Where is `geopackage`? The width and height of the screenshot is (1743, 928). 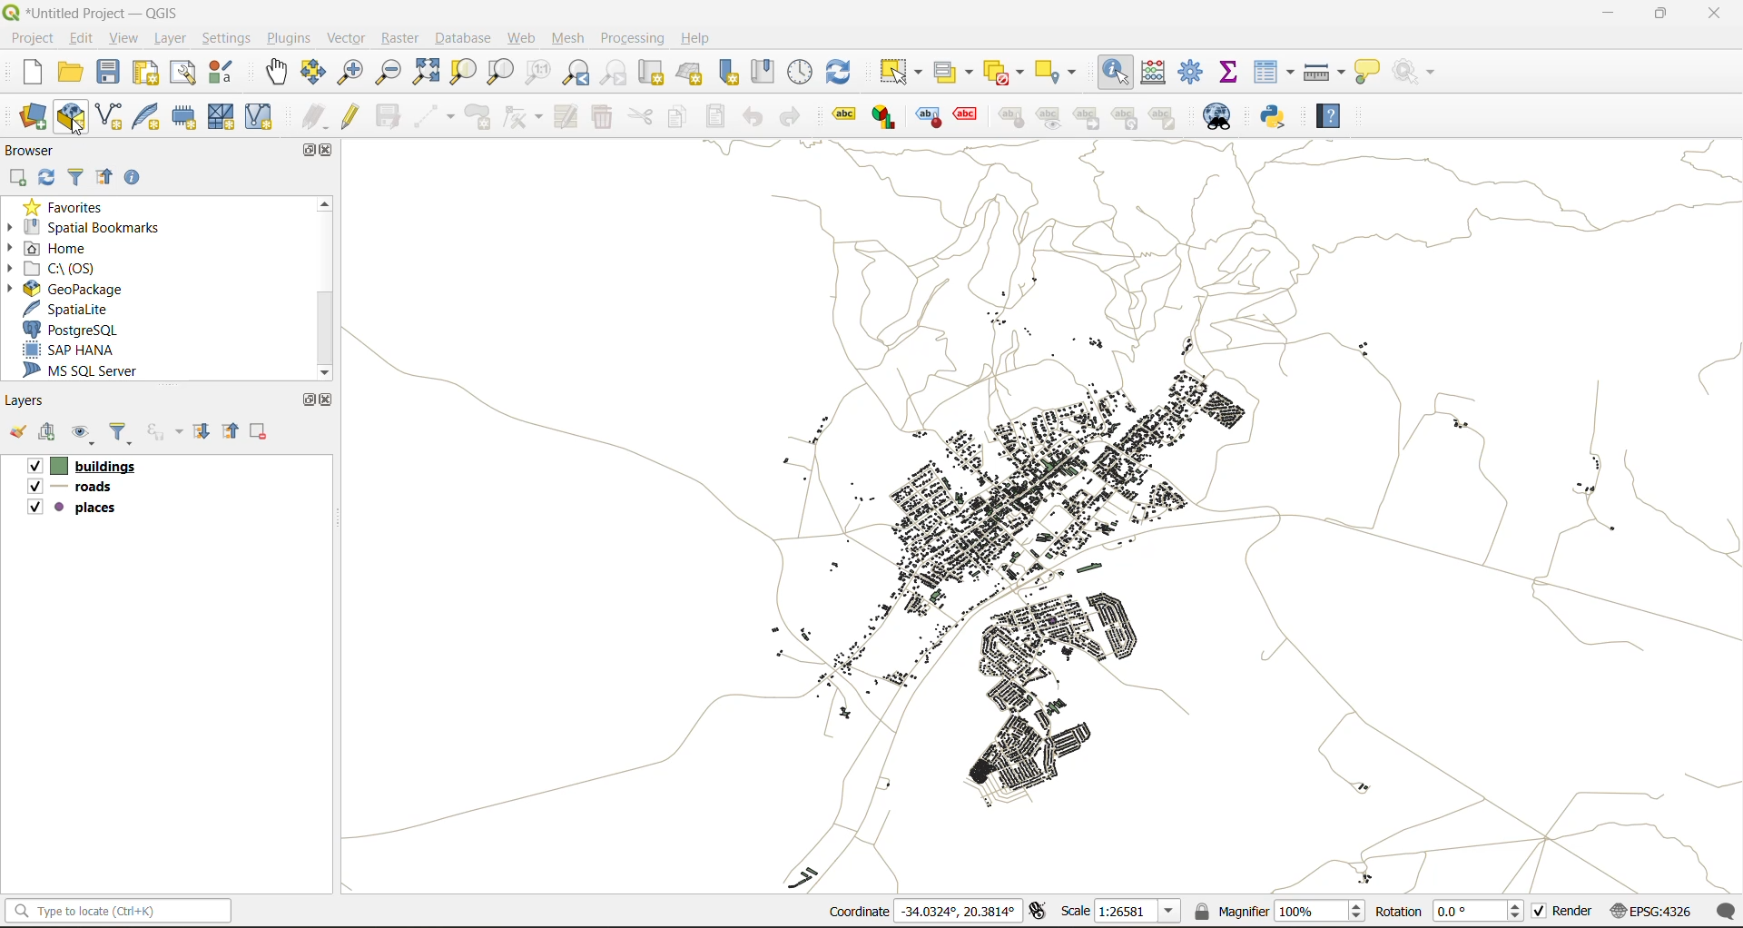 geopackage is located at coordinates (64, 287).